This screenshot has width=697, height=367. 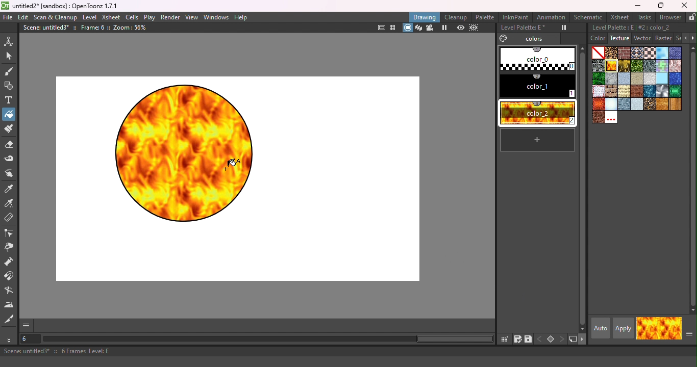 What do you see at coordinates (625, 104) in the screenshot?
I see `steelplates.bmp` at bounding box center [625, 104].